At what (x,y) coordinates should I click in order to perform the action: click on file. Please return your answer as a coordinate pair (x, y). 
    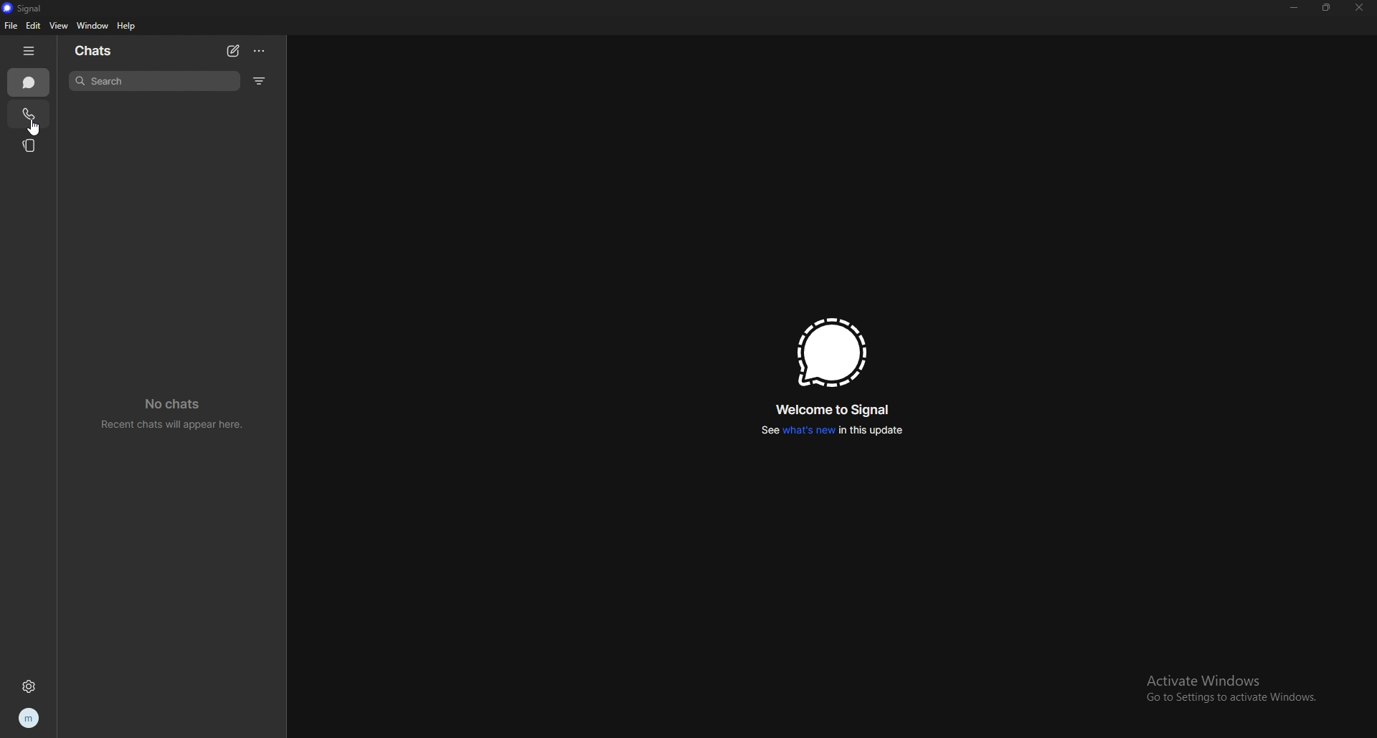
    Looking at the image, I should click on (12, 26).